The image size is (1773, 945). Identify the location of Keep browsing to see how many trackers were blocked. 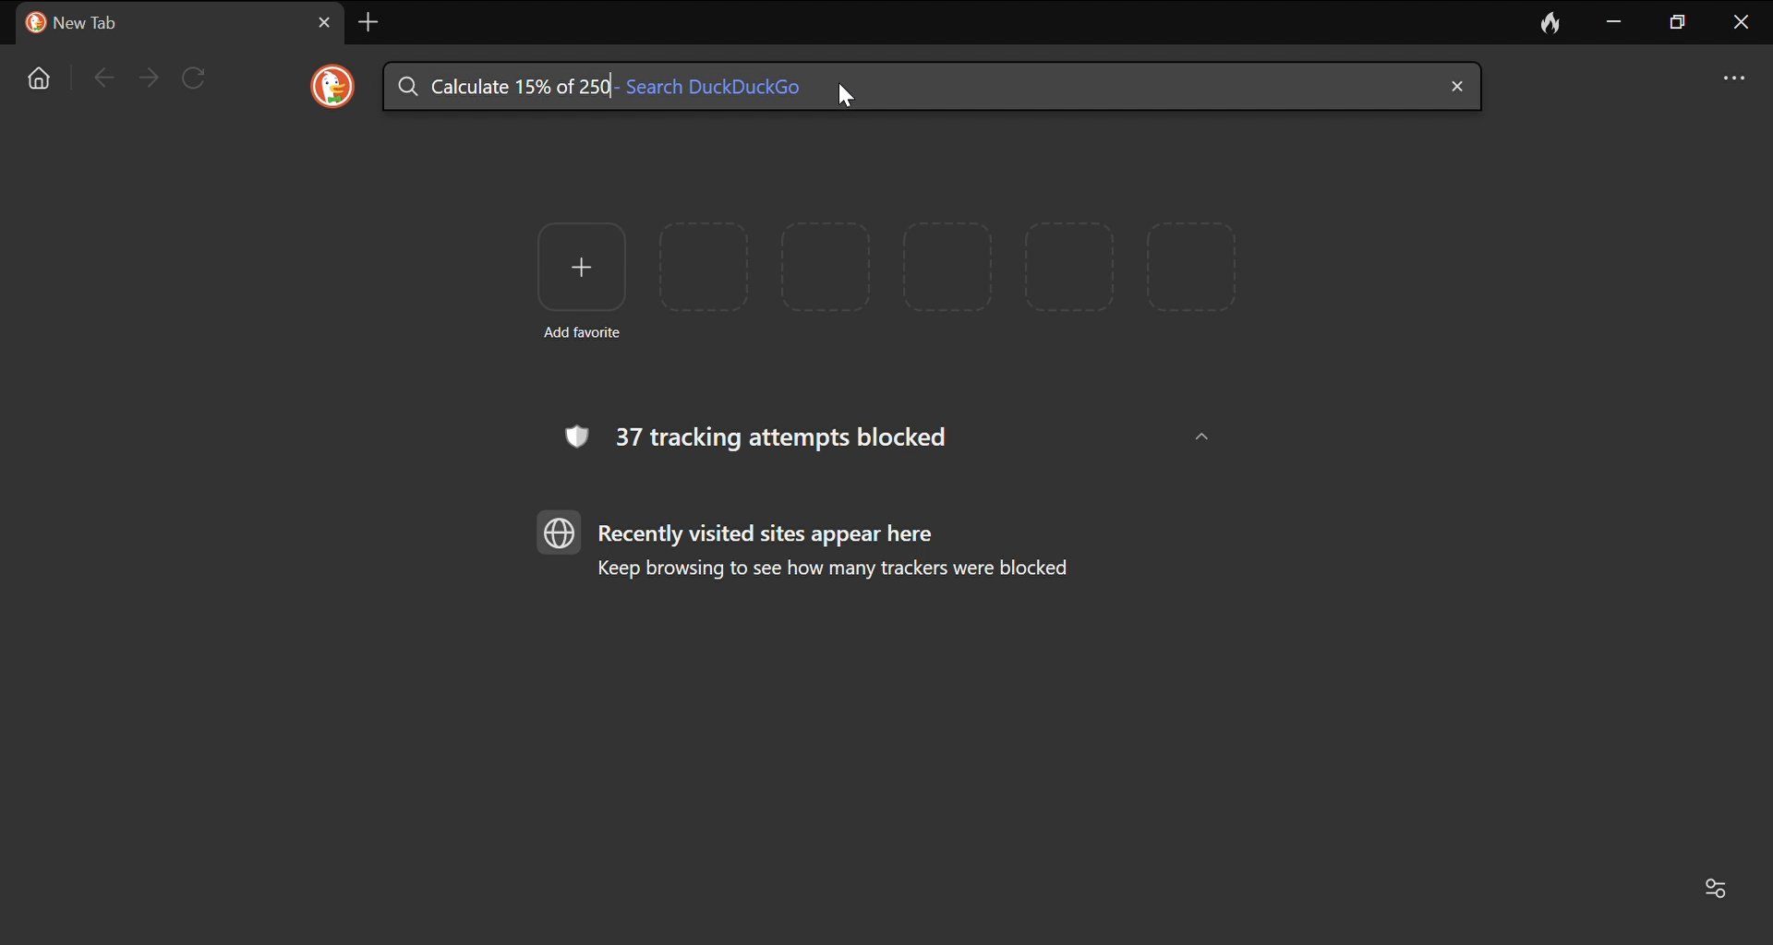
(843, 571).